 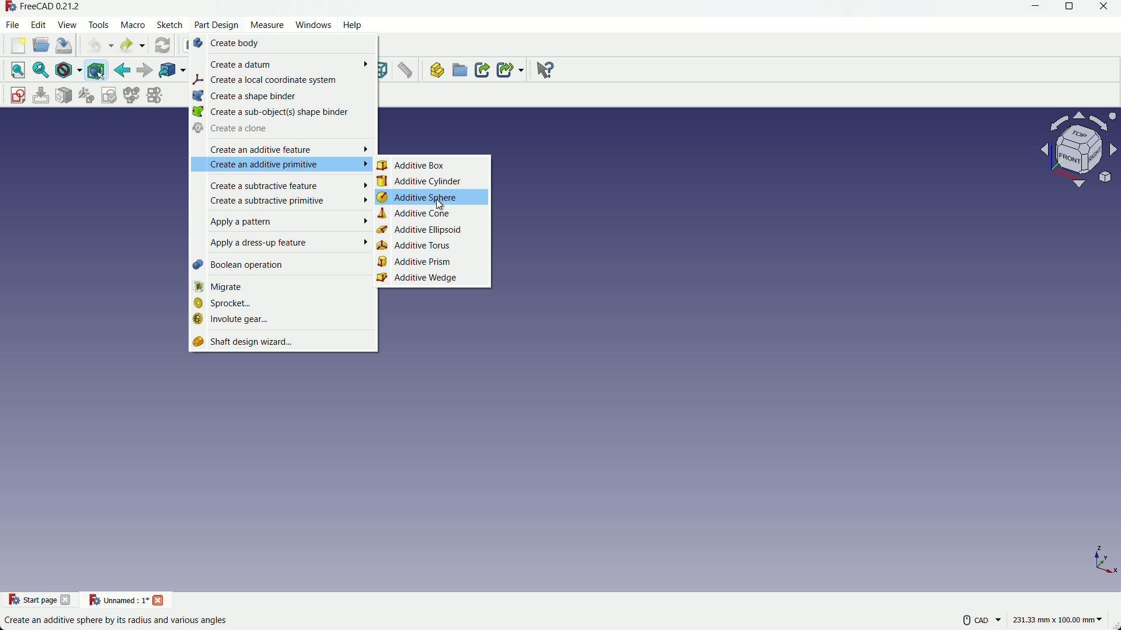 I want to click on create local coordinate system, so click(x=283, y=82).